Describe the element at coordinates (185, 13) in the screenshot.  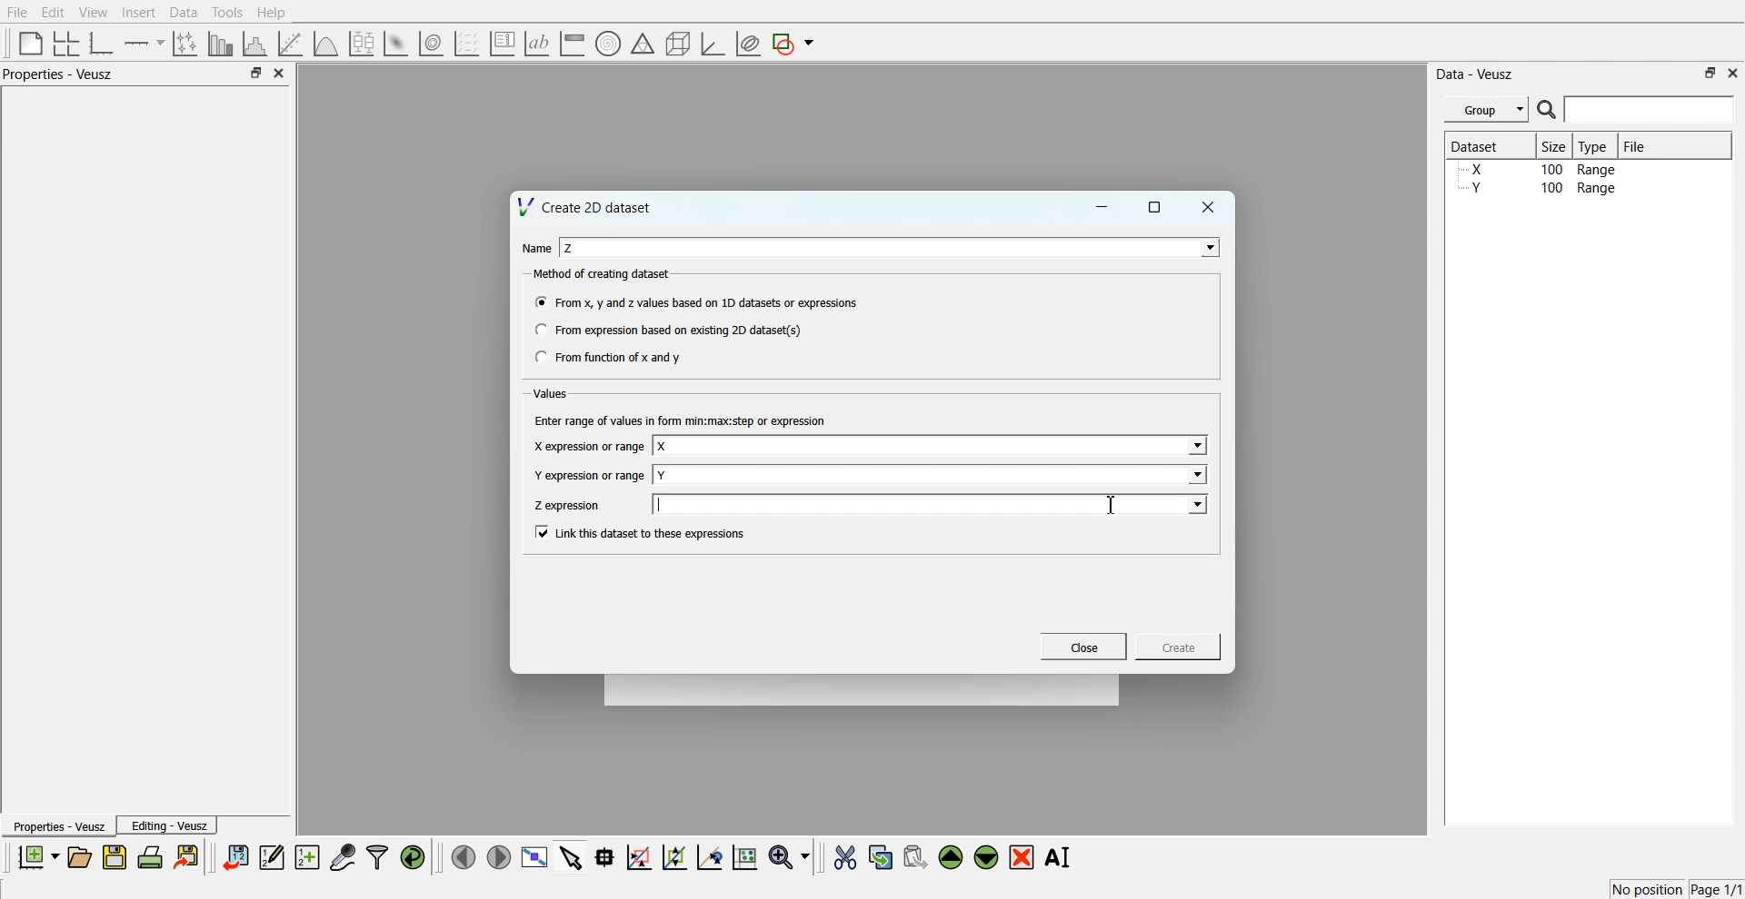
I see `Data` at that location.